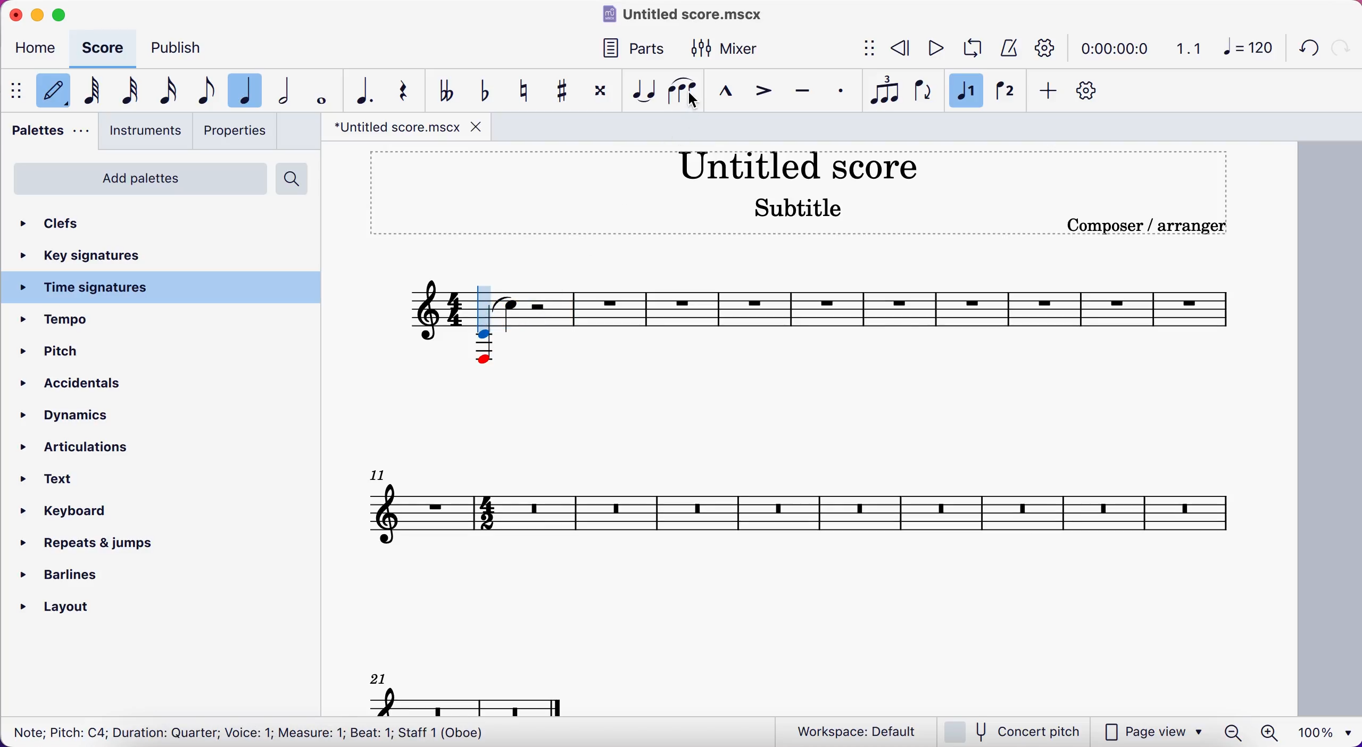 This screenshot has height=747, width=1362. What do you see at coordinates (61, 352) in the screenshot?
I see `pitch` at bounding box center [61, 352].